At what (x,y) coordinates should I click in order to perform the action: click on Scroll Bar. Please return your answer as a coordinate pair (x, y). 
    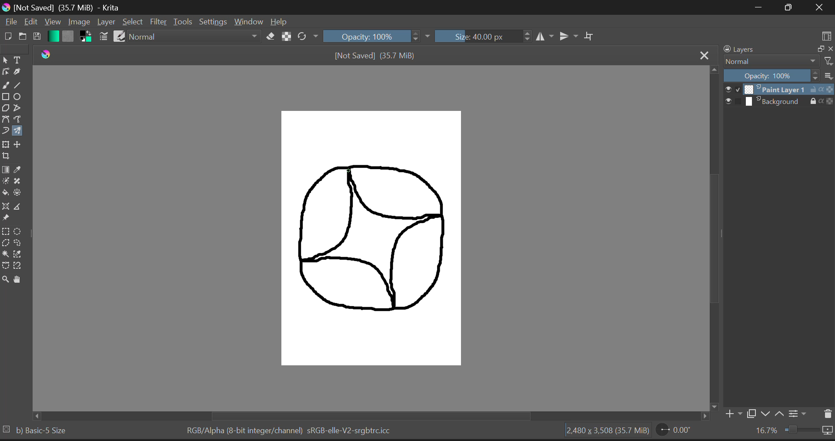
    Looking at the image, I should click on (364, 416).